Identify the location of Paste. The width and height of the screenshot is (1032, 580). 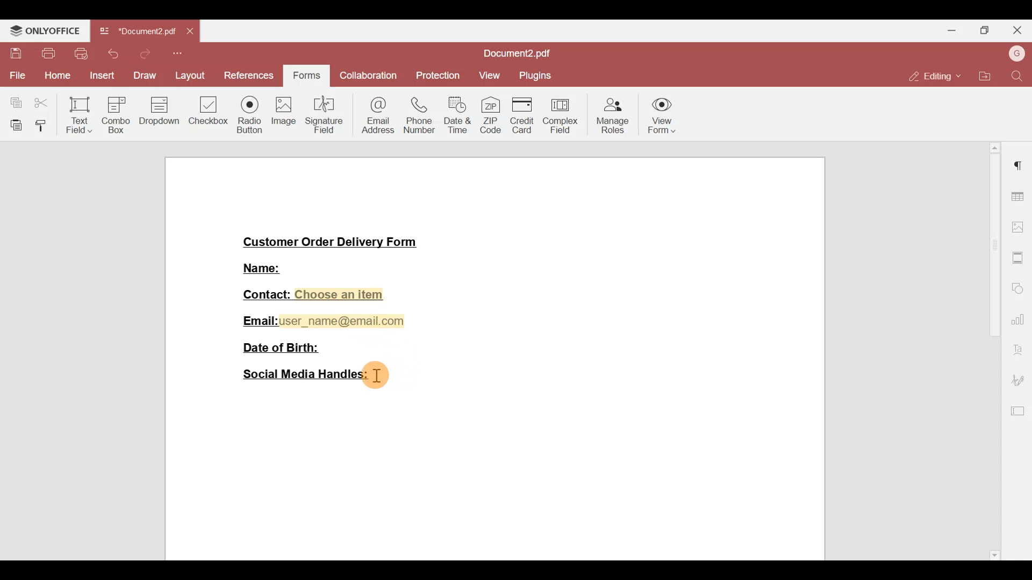
(12, 125).